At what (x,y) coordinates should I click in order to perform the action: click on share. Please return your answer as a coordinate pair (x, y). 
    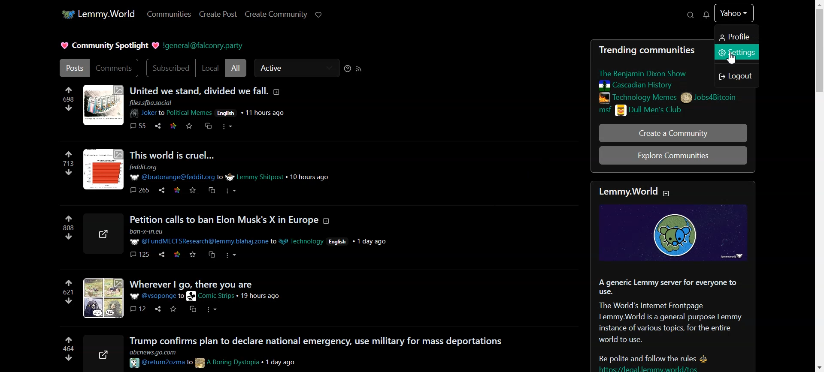
    Looking at the image, I should click on (159, 312).